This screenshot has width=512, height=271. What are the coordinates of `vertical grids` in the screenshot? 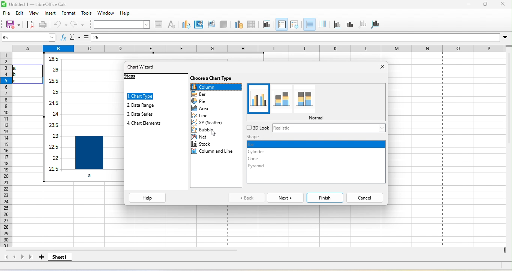 It's located at (322, 24).